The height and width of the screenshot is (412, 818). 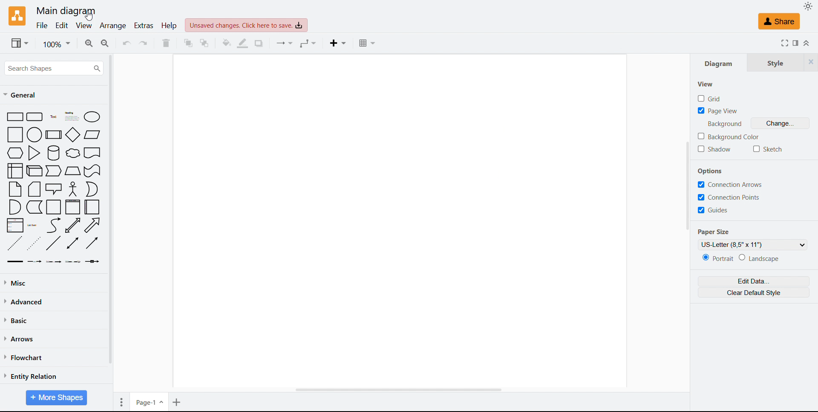 What do you see at coordinates (715, 149) in the screenshot?
I see `Shadow ` at bounding box center [715, 149].